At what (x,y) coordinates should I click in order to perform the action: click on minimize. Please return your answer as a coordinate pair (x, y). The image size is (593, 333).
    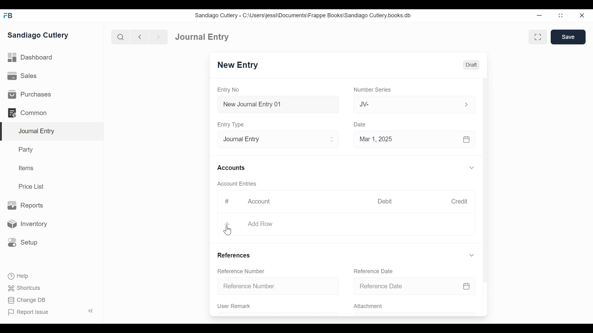
    Looking at the image, I should click on (540, 14).